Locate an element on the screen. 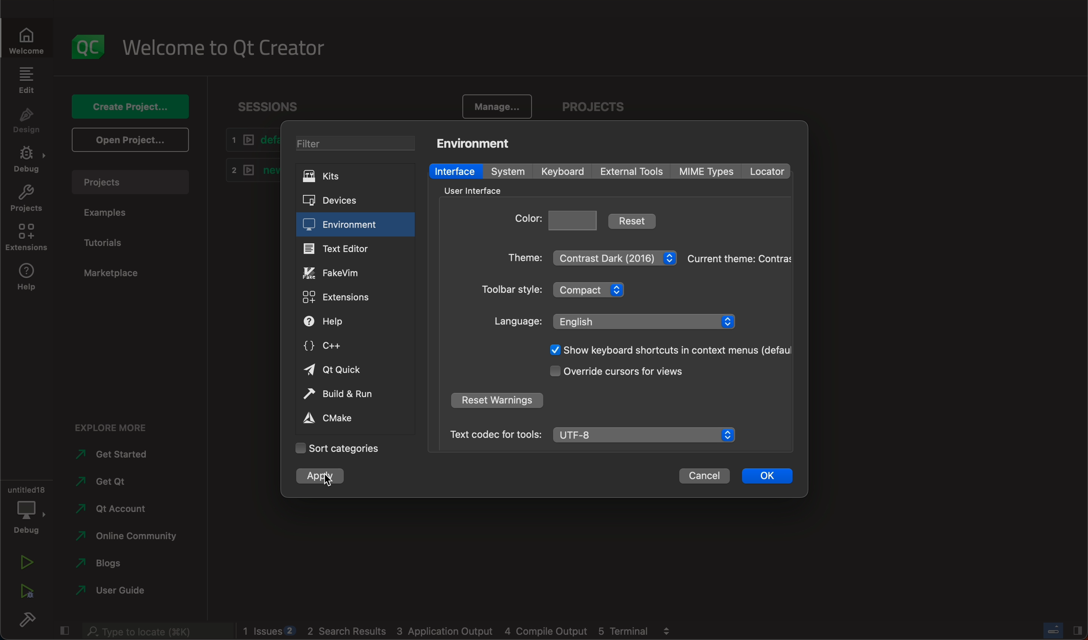 The height and width of the screenshot is (640, 1088).  is located at coordinates (665, 350).